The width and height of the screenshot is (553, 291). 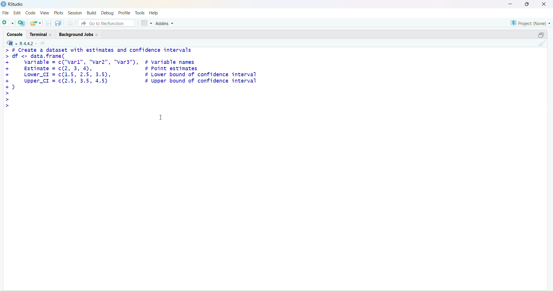 I want to click on workspace panes, so click(x=146, y=23).